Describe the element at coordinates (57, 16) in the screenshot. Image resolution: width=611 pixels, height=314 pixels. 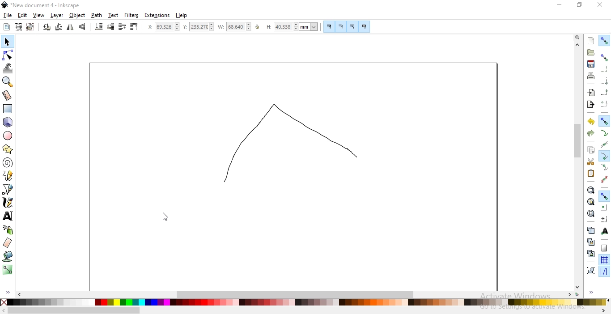
I see `layer` at that location.